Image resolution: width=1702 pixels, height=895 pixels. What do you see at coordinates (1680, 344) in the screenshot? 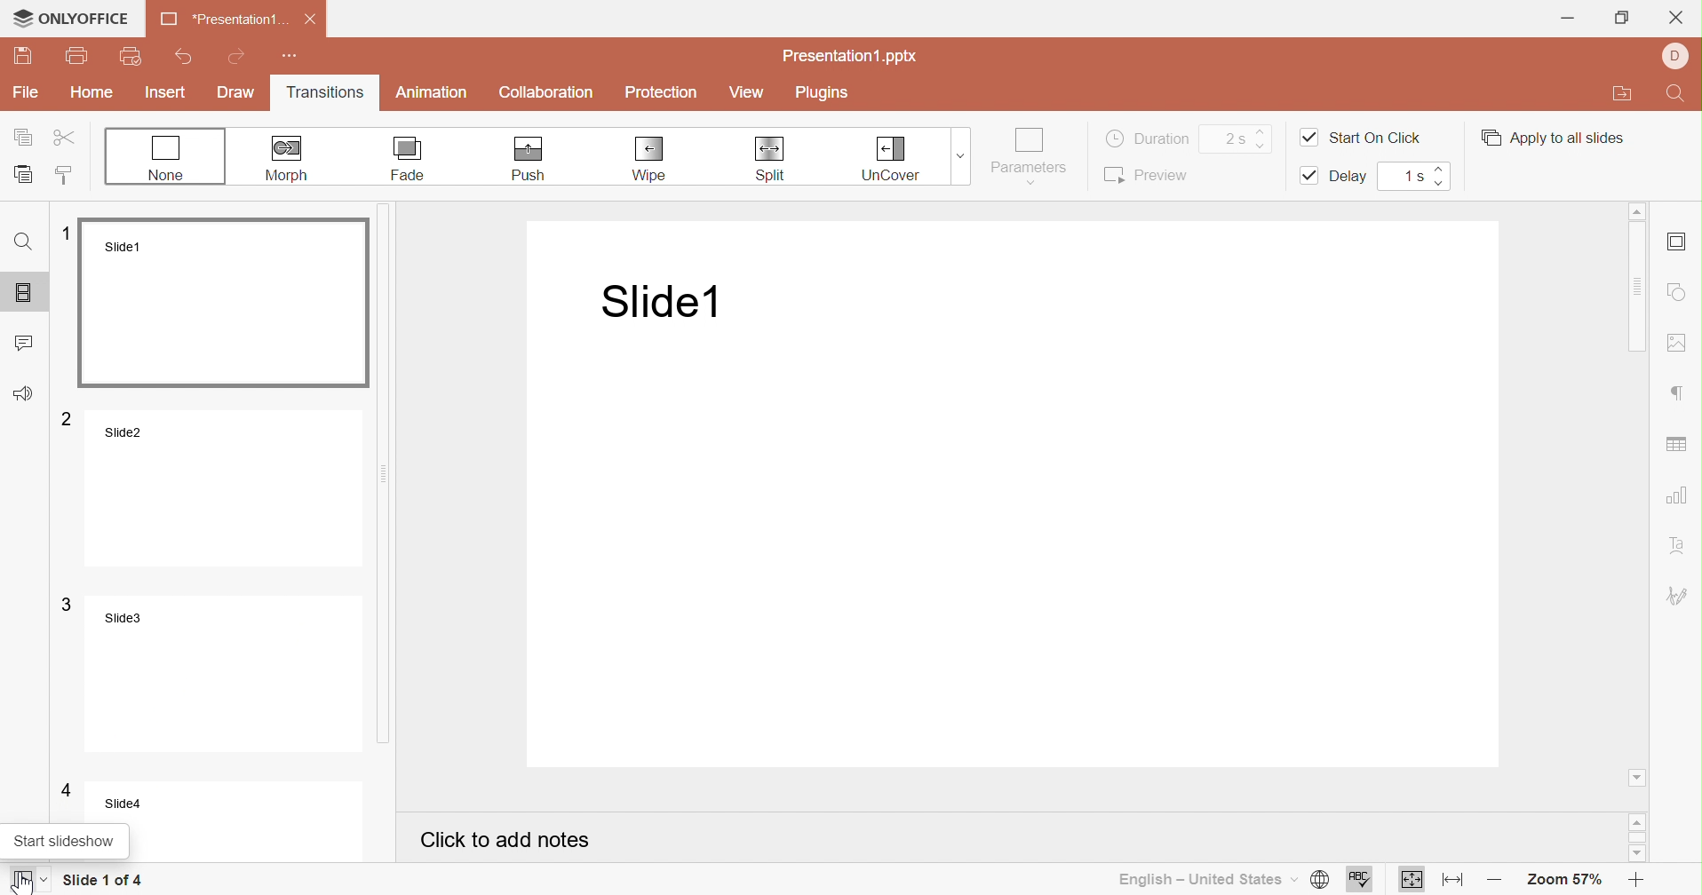
I see `Insert image` at bounding box center [1680, 344].